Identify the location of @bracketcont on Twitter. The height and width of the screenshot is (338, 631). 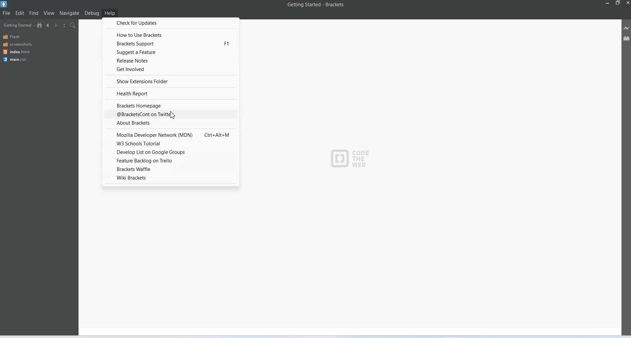
(171, 114).